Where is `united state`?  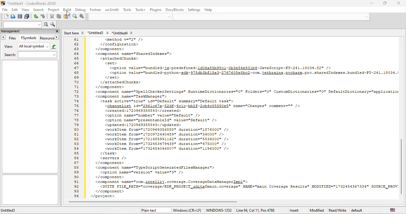 united state is located at coordinates (394, 210).